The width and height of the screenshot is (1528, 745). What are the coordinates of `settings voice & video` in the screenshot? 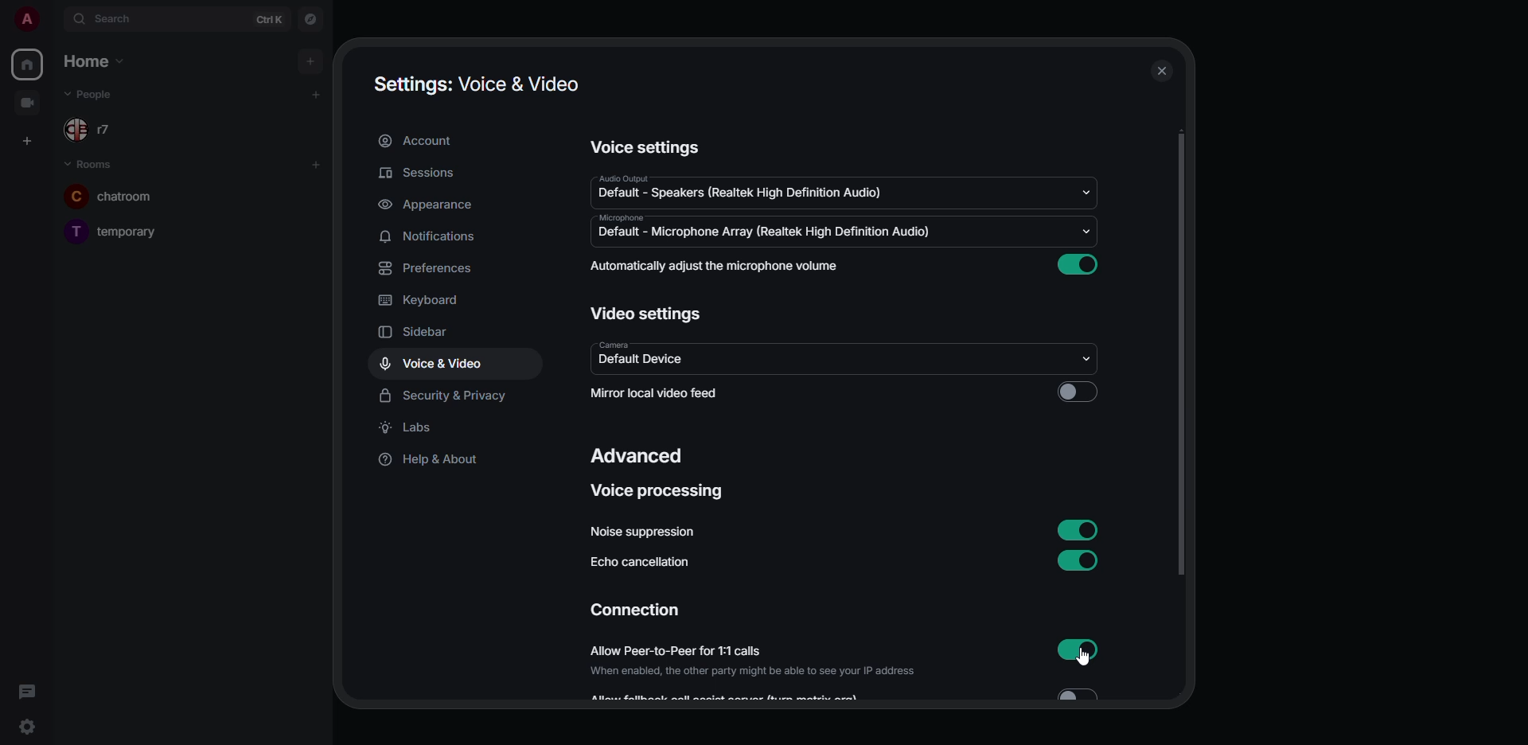 It's located at (479, 83).